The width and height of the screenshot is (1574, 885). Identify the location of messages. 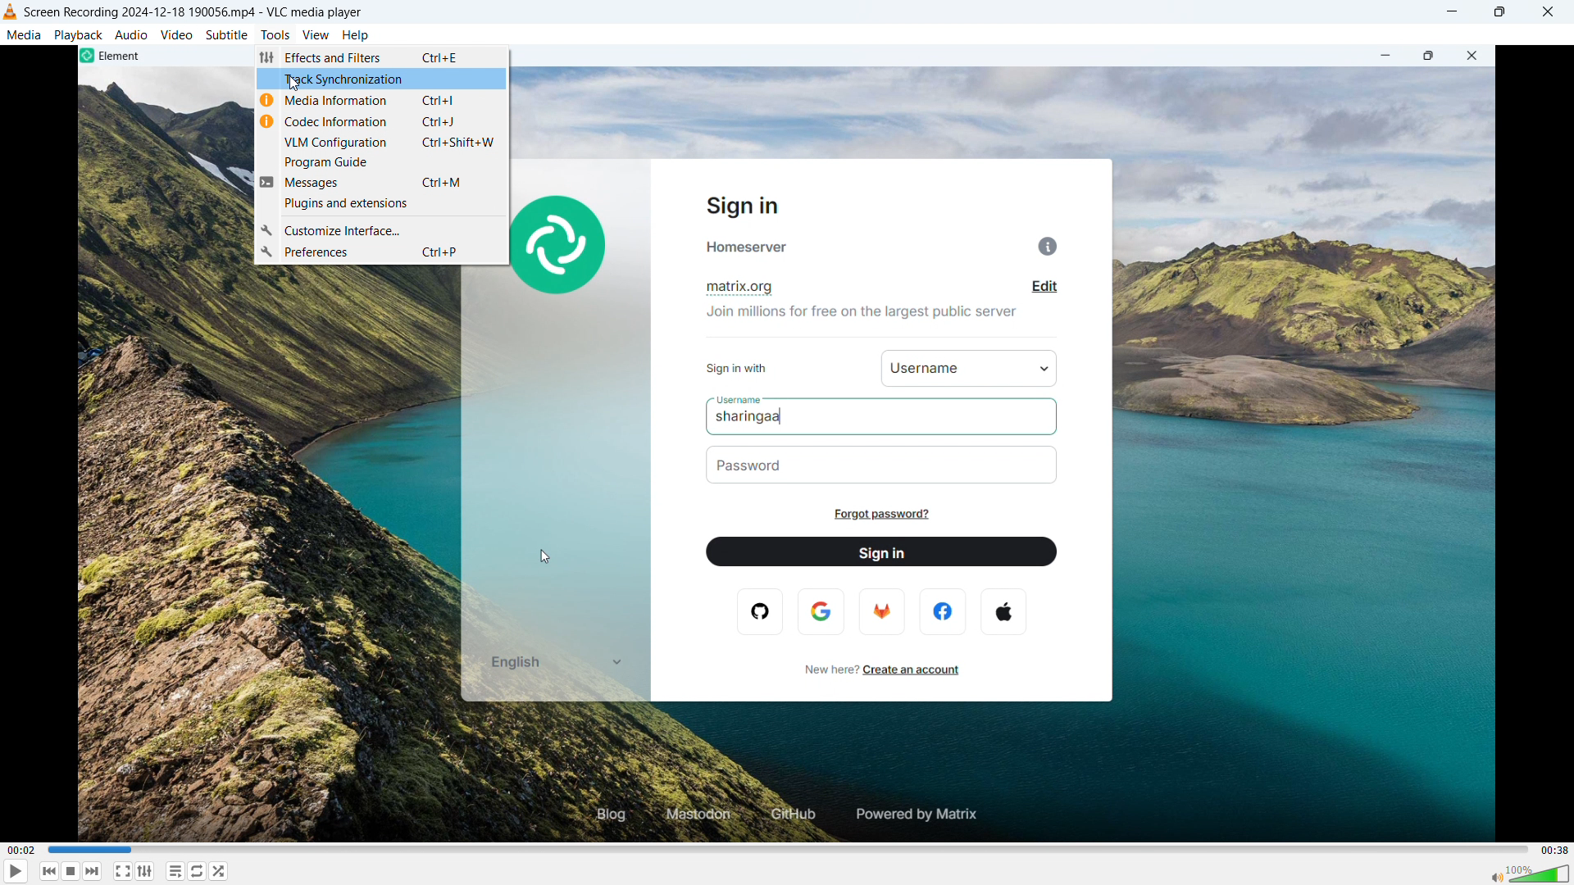
(383, 183).